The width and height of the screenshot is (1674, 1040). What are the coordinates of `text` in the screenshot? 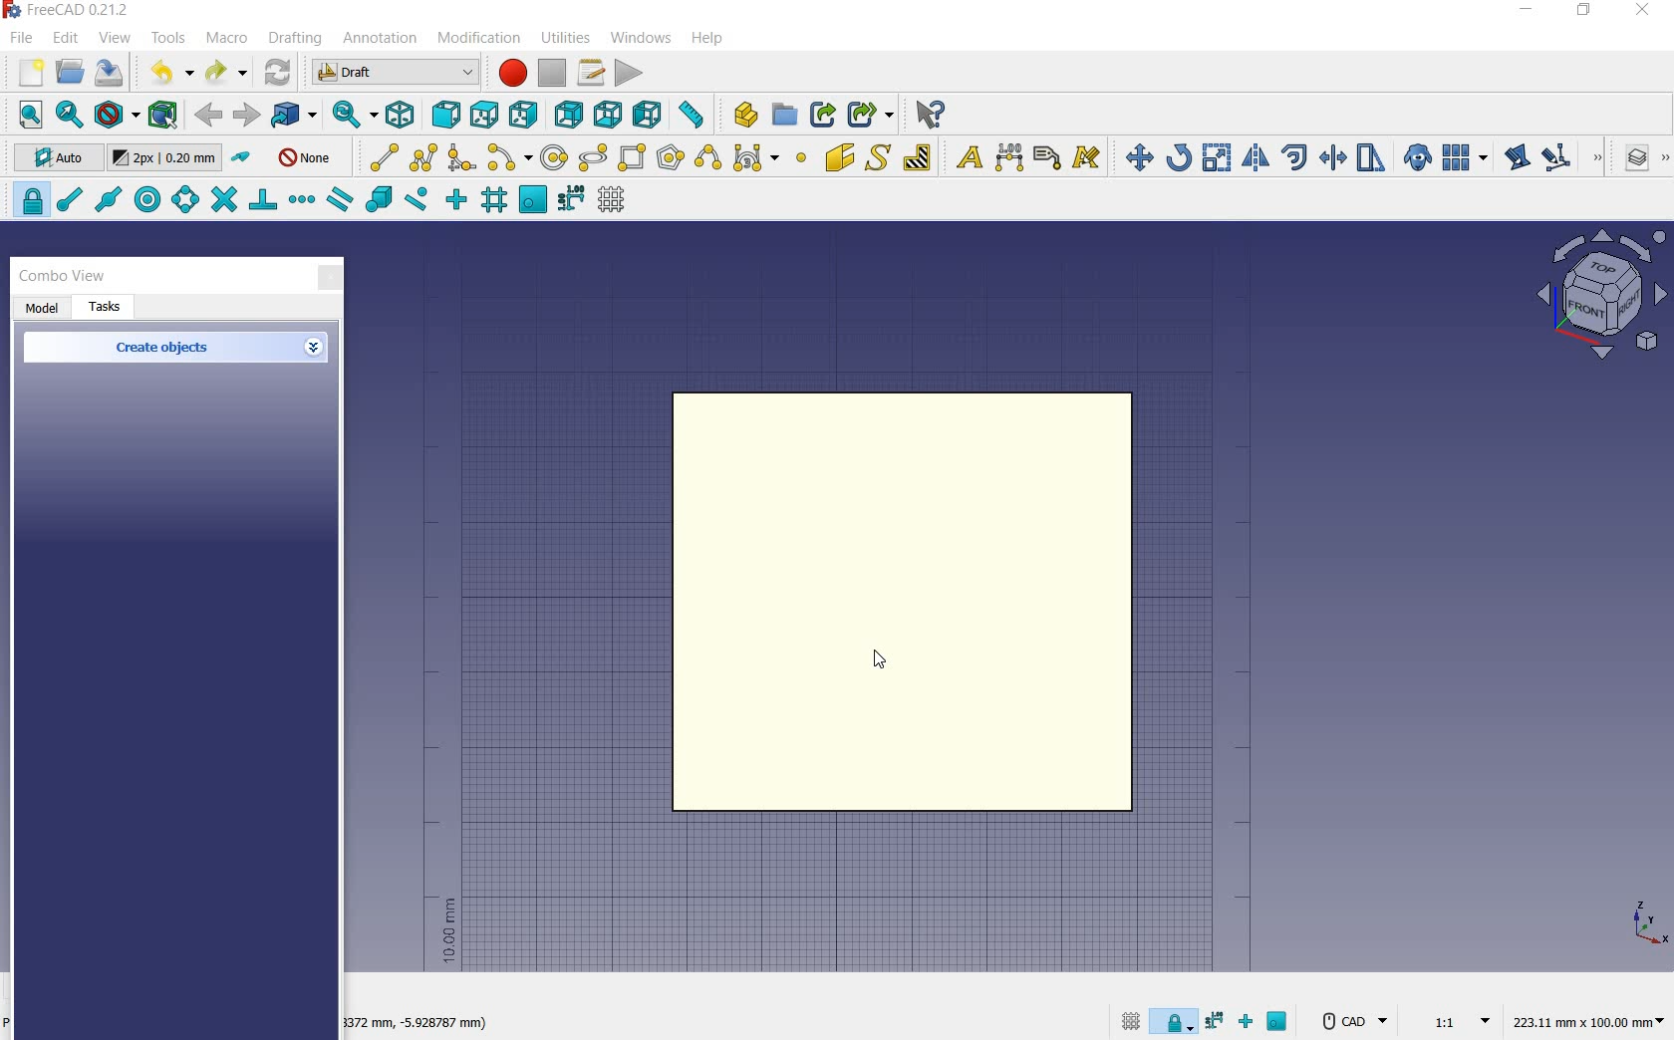 It's located at (965, 158).